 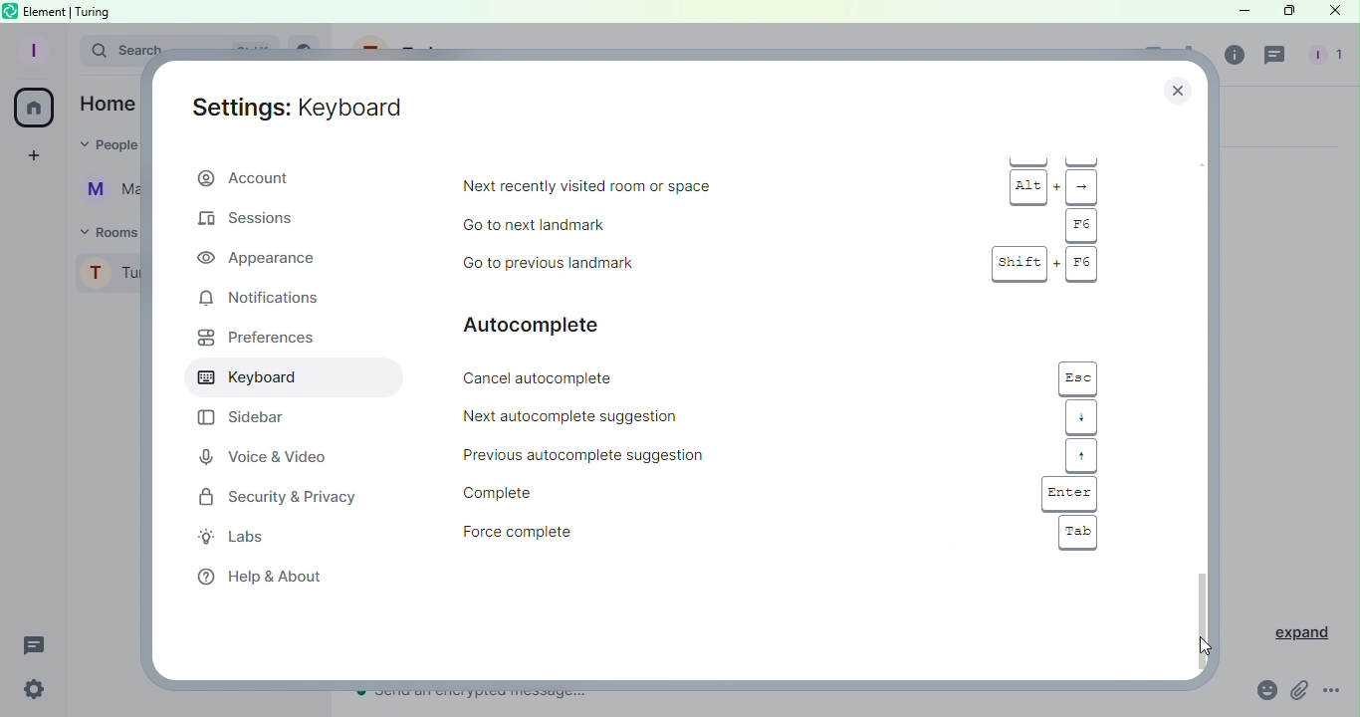 What do you see at coordinates (1323, 57) in the screenshot?
I see `People` at bounding box center [1323, 57].